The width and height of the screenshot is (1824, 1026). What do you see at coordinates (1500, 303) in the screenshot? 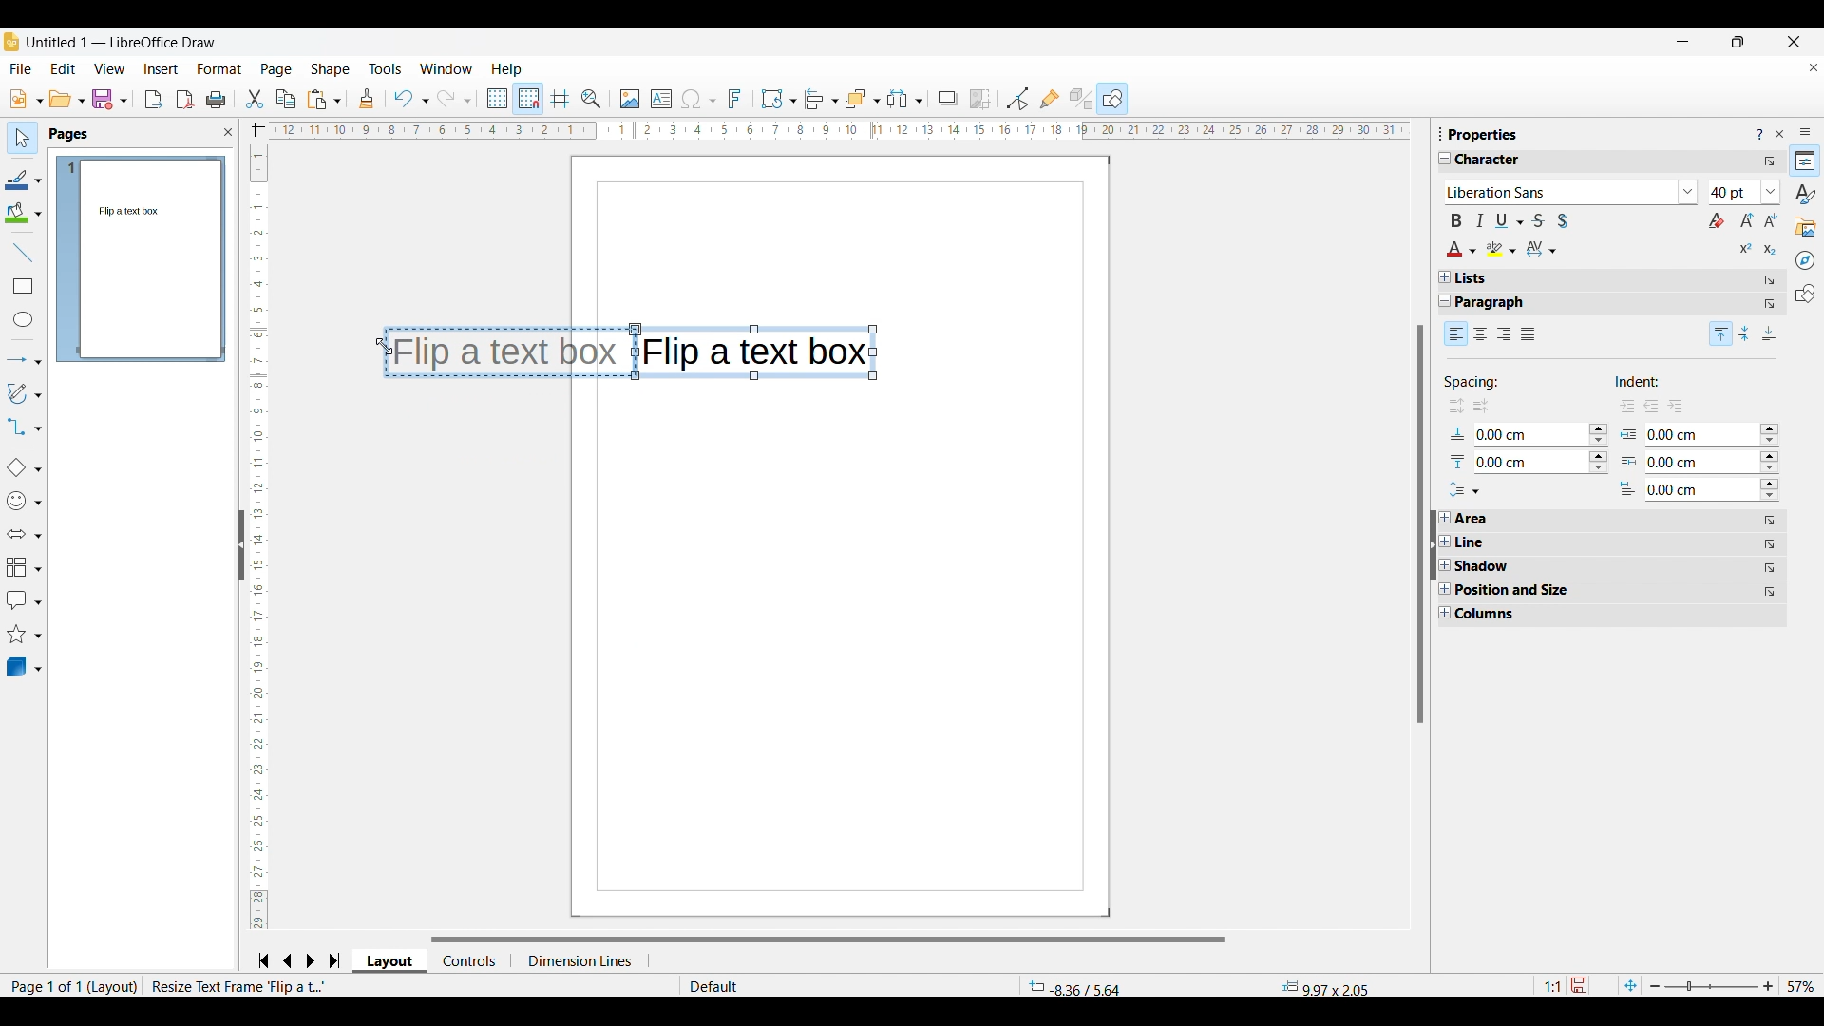
I see `Paragraph properties` at bounding box center [1500, 303].